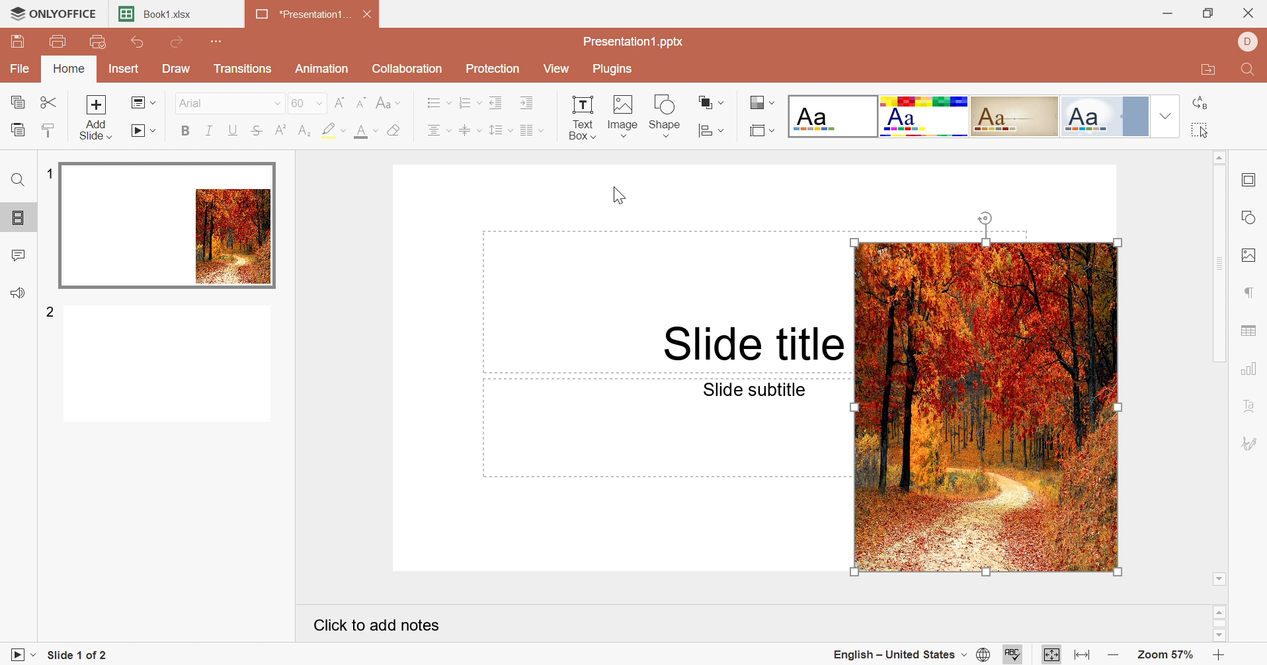 The height and width of the screenshot is (665, 1267). I want to click on View, so click(561, 70).